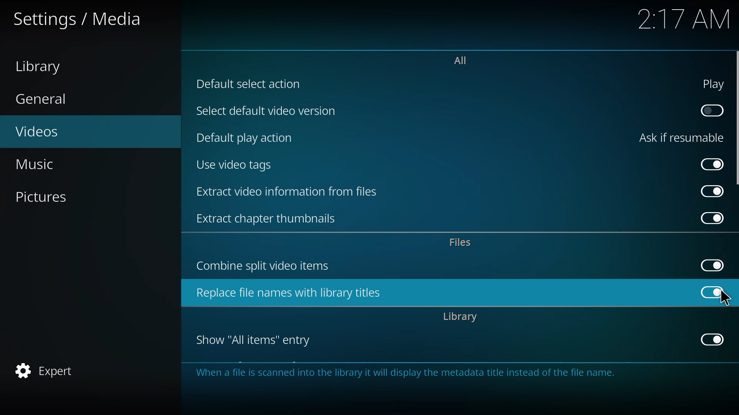 This screenshot has width=739, height=415. I want to click on replace file names with library titles, so click(293, 294).